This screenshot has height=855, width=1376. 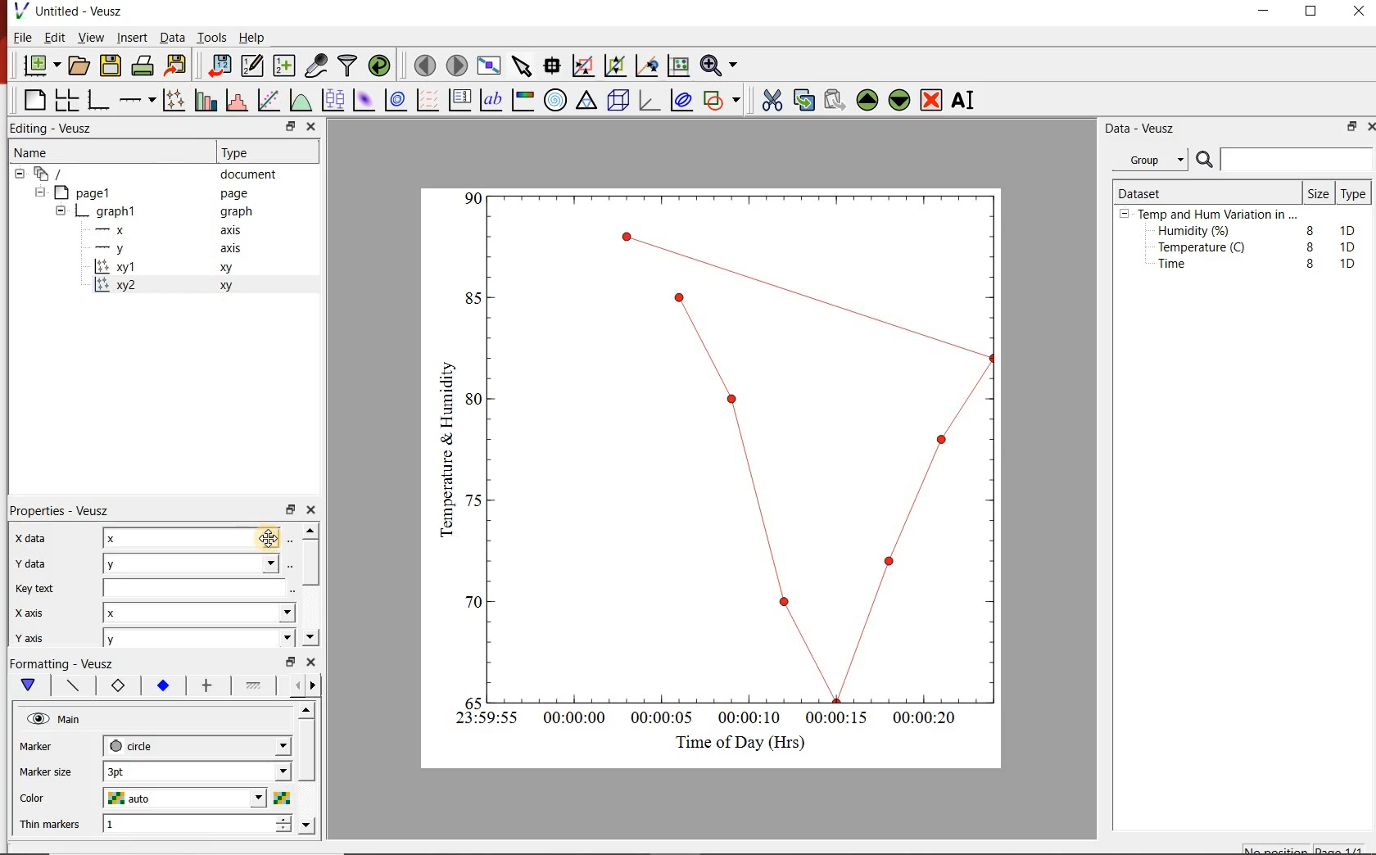 What do you see at coordinates (586, 66) in the screenshot?
I see `click or draw a rectangle to zoom graph axes` at bounding box center [586, 66].